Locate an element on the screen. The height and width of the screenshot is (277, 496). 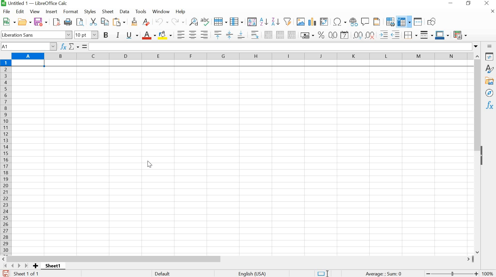
STANDARD SELECTION is located at coordinates (323, 274).